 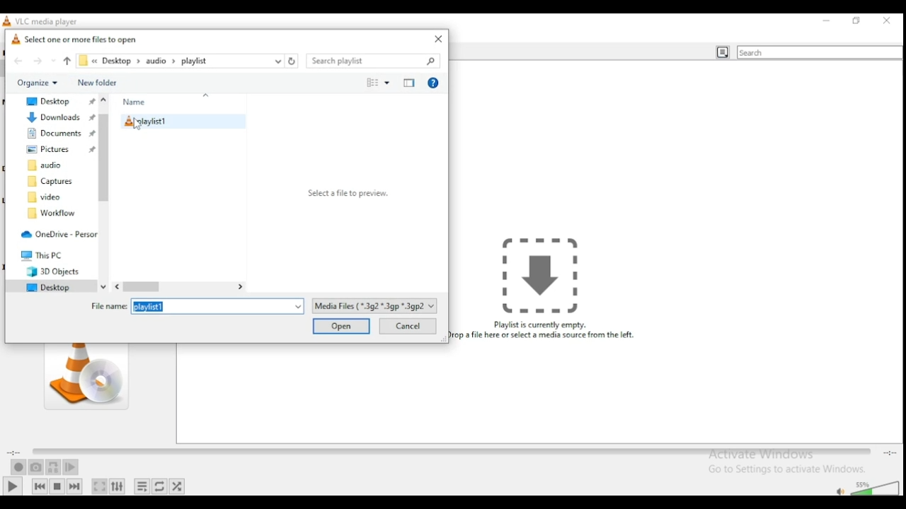 What do you see at coordinates (55, 213) in the screenshot?
I see `workflow` at bounding box center [55, 213].